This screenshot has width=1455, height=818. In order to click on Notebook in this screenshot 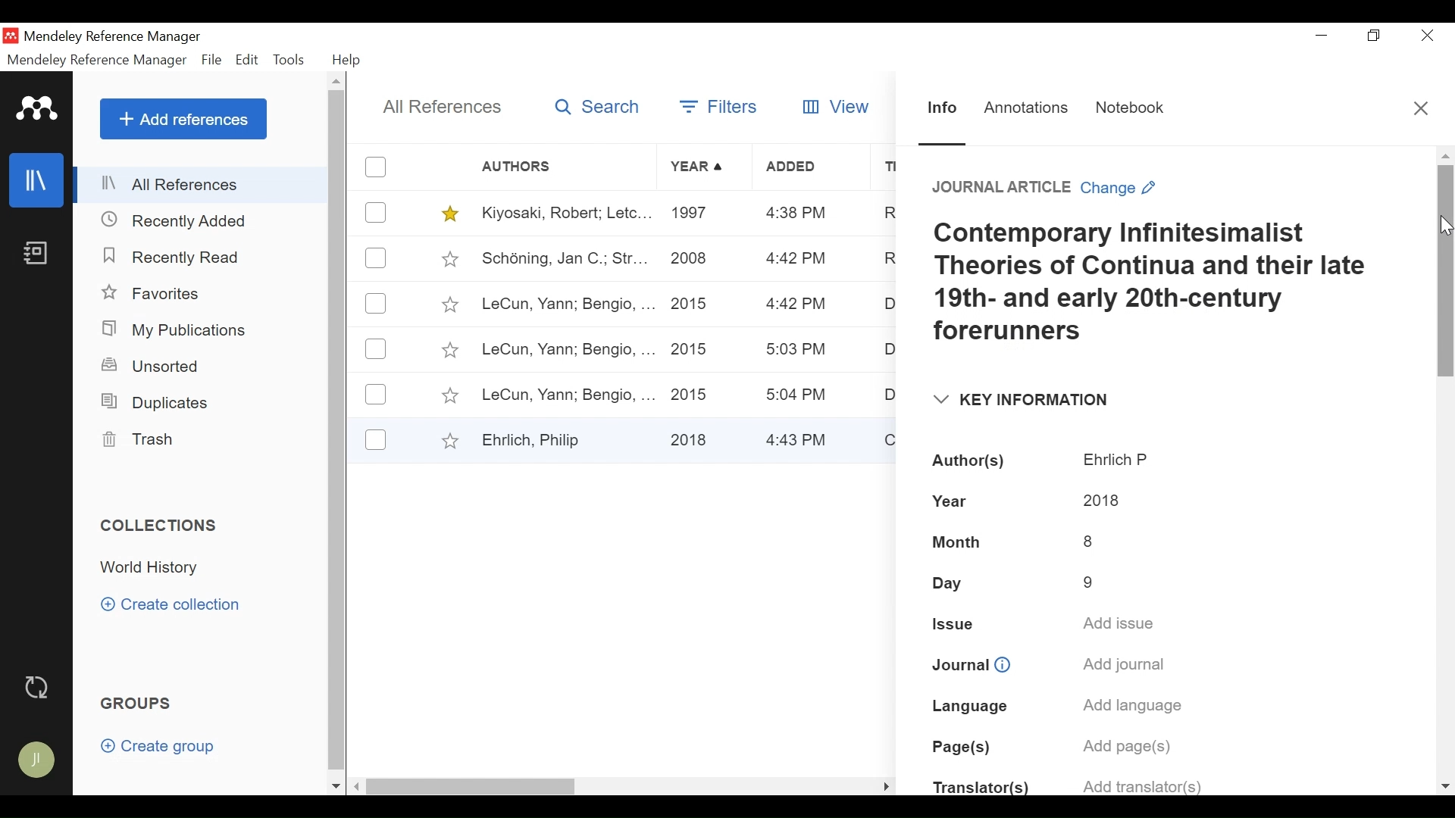, I will do `click(1130, 111)`.